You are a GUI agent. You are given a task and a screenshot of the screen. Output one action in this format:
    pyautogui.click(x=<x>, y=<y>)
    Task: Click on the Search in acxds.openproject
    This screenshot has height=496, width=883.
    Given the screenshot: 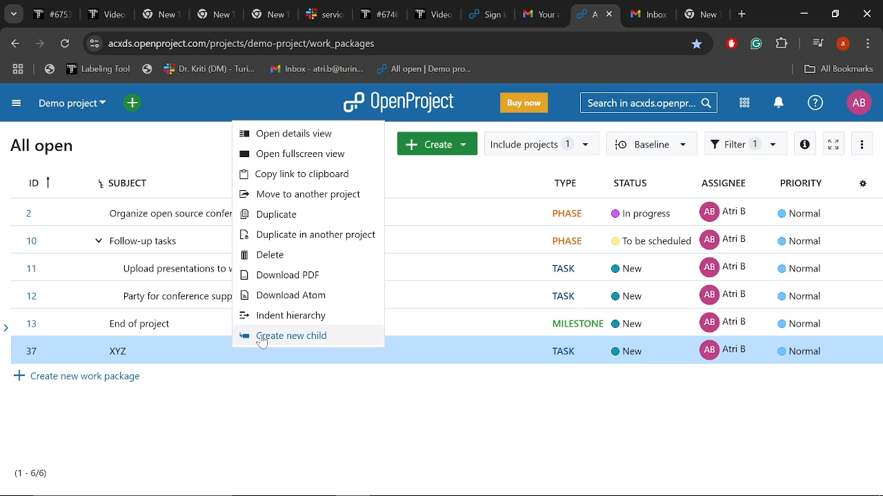 What is the action you would take?
    pyautogui.click(x=647, y=102)
    